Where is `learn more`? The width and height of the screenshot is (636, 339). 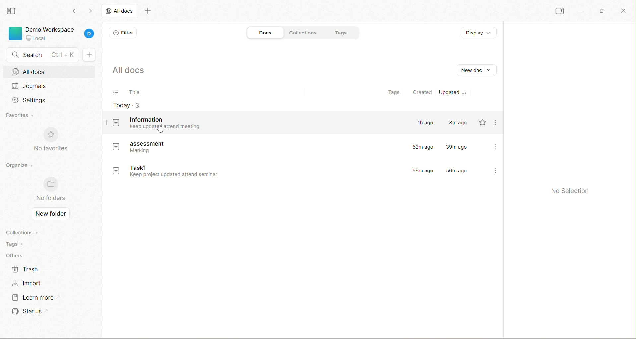 learn more is located at coordinates (32, 299).